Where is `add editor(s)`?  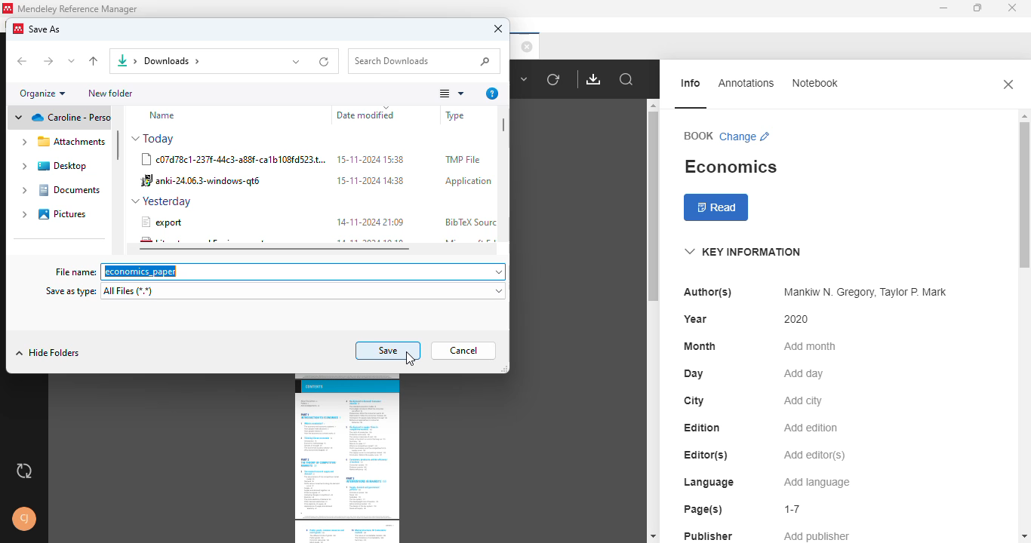
add editor(s) is located at coordinates (815, 456).